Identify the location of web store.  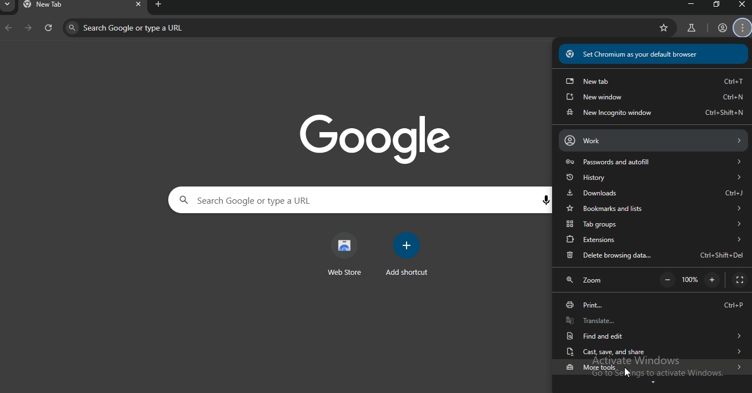
(345, 255).